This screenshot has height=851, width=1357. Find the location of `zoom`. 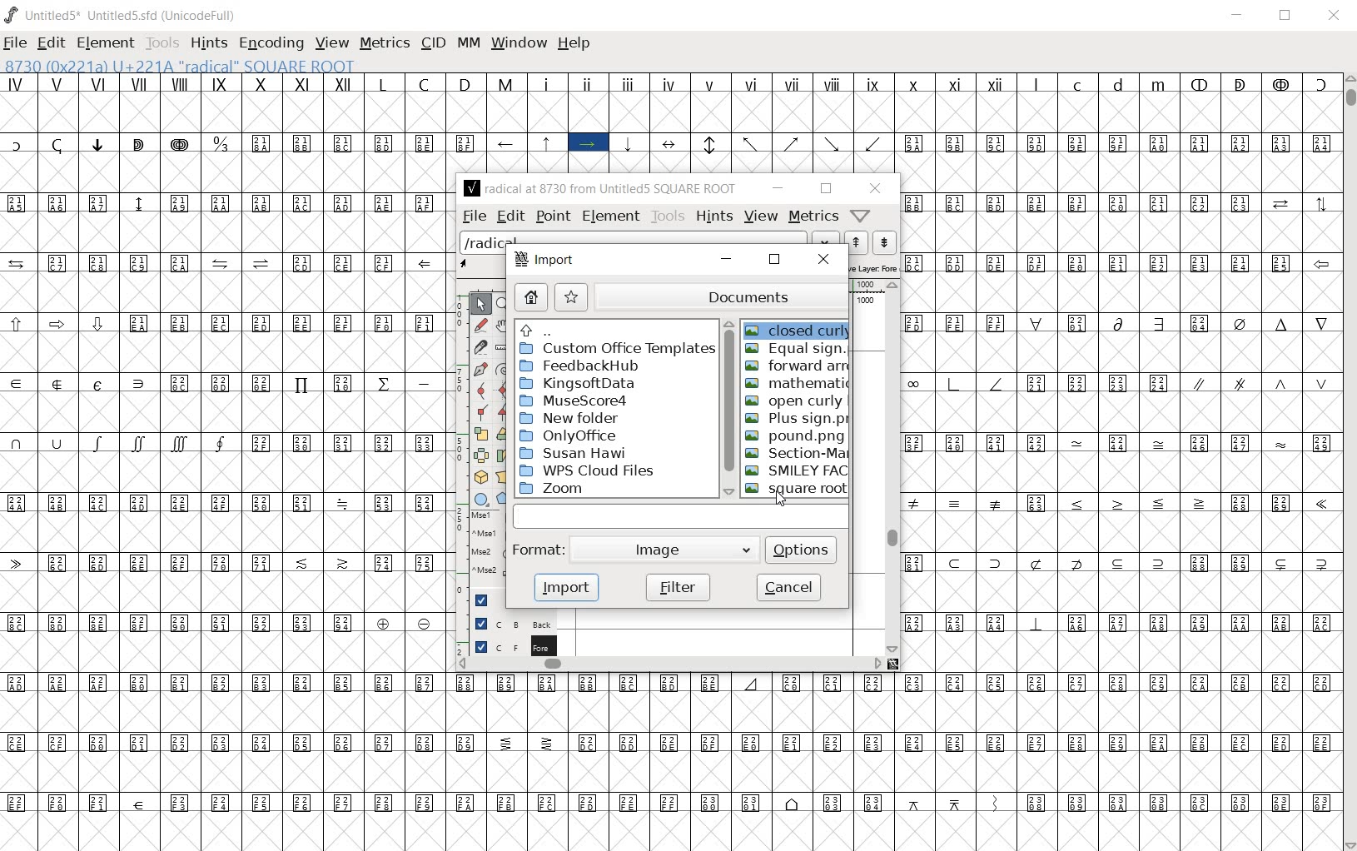

zoom is located at coordinates (552, 490).